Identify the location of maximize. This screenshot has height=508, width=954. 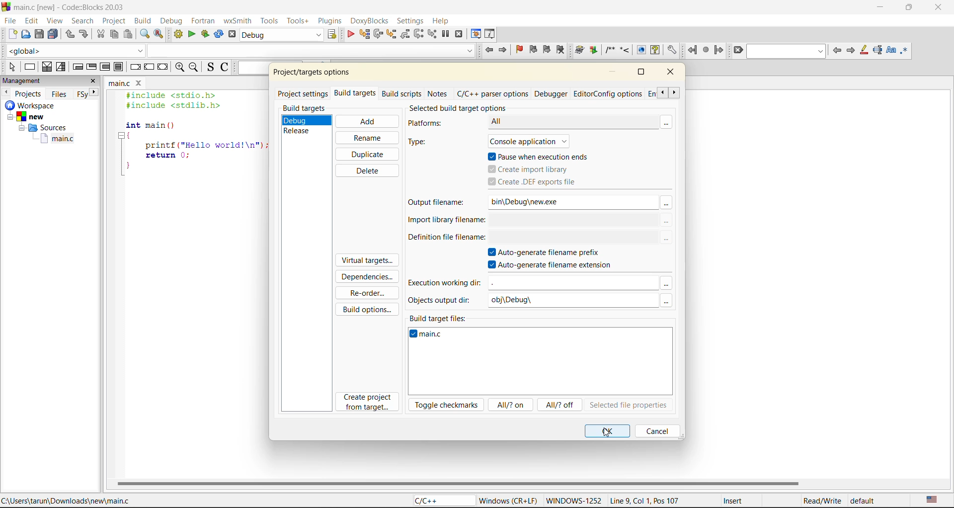
(911, 9).